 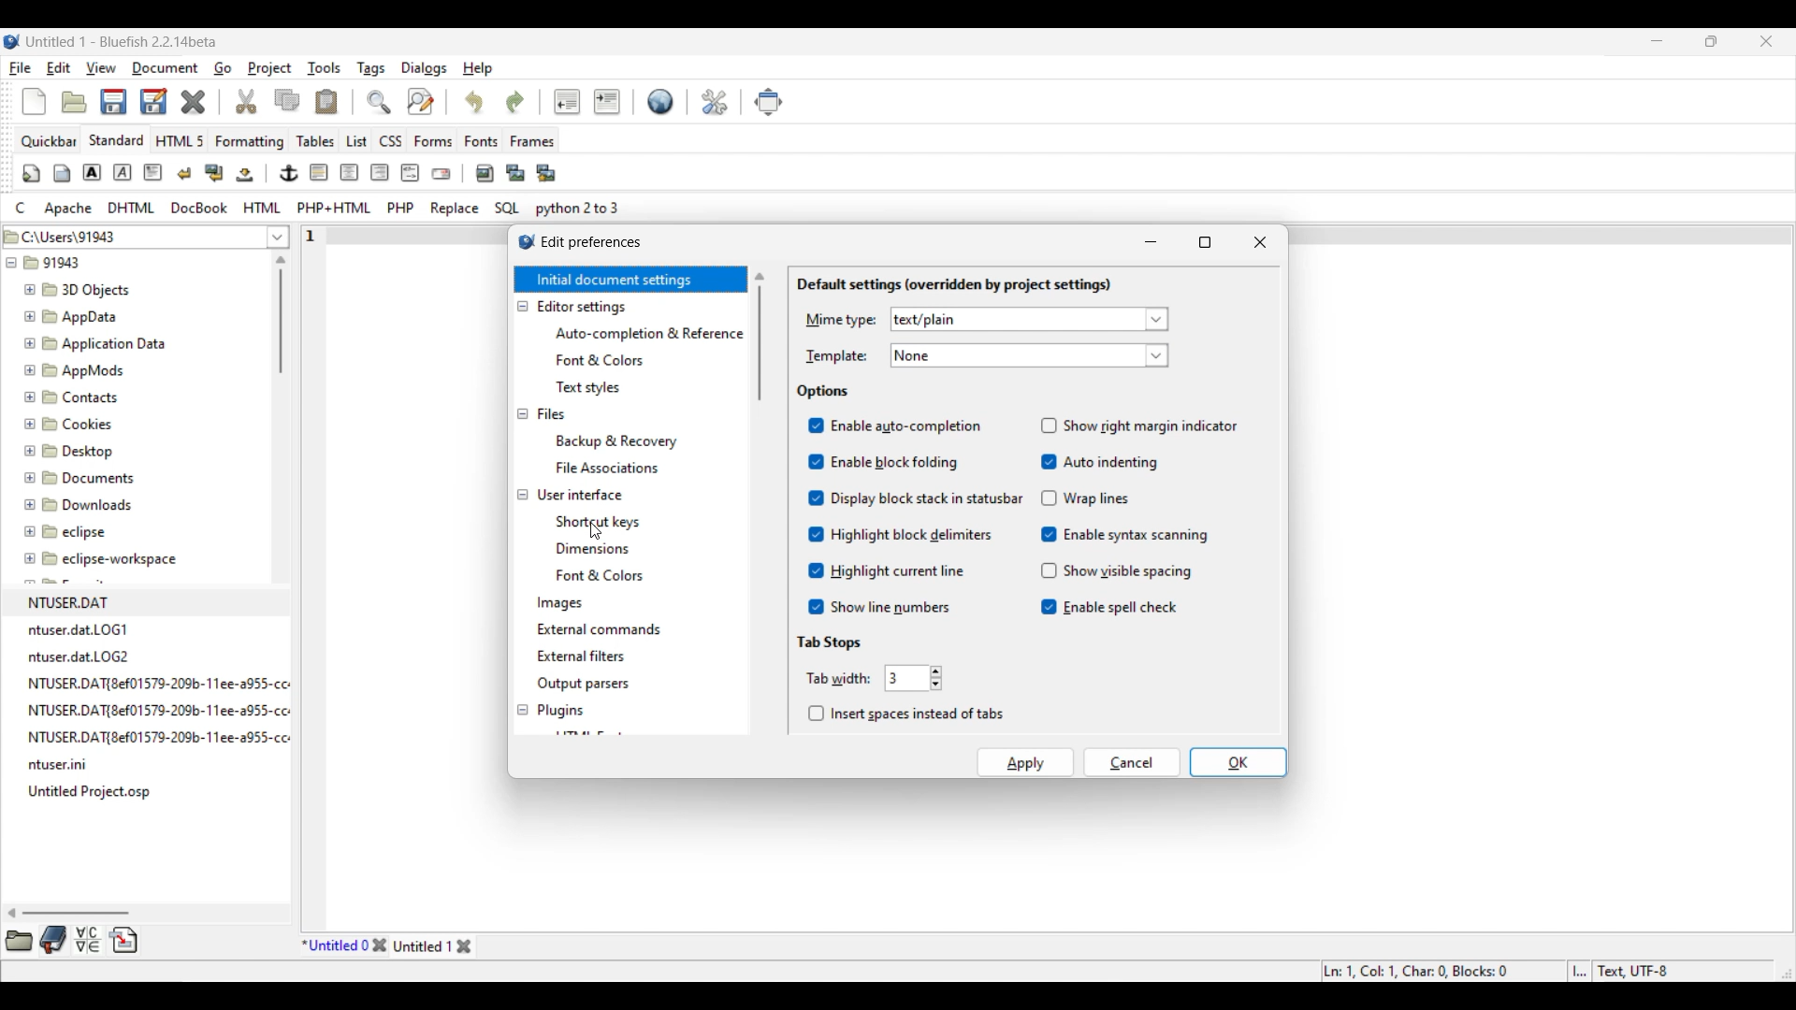 I want to click on Close, so click(x=379, y=945).